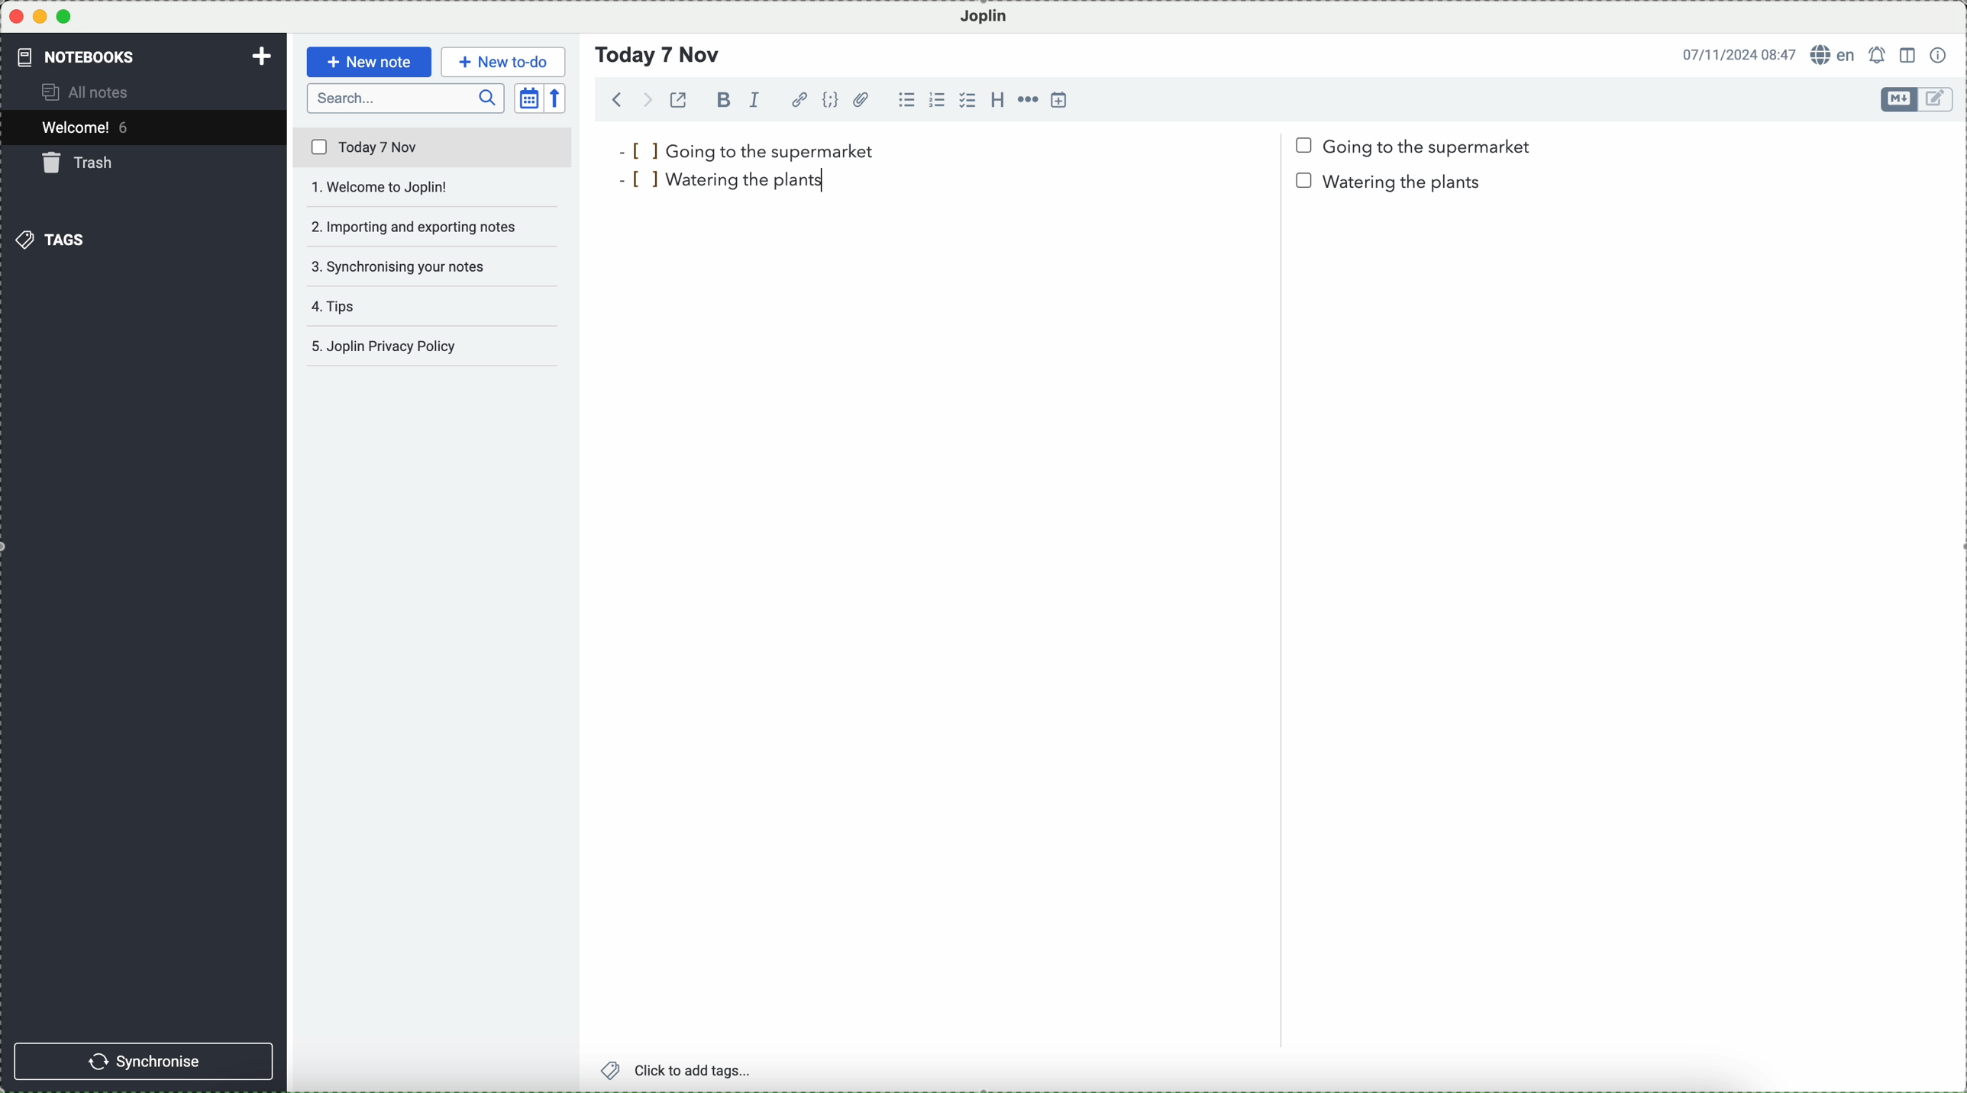 Image resolution: width=1967 pixels, height=1093 pixels. I want to click on search bar, so click(406, 98).